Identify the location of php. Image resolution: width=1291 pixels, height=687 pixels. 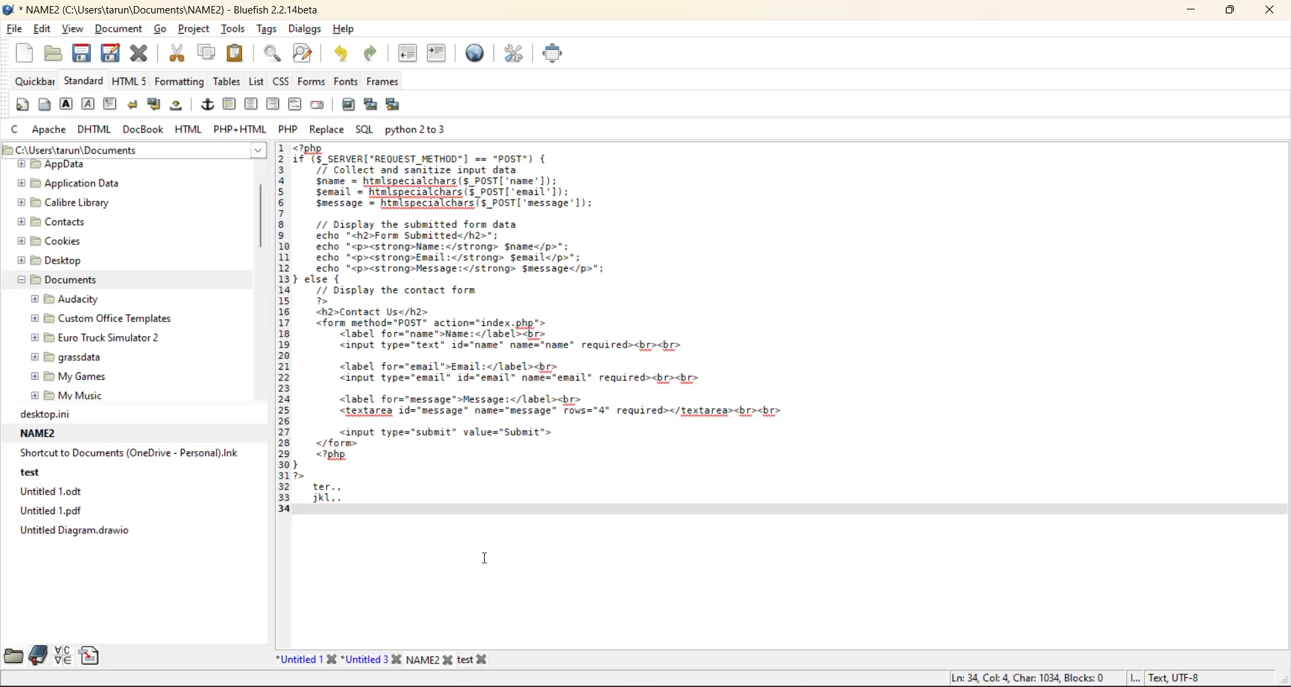
(289, 130).